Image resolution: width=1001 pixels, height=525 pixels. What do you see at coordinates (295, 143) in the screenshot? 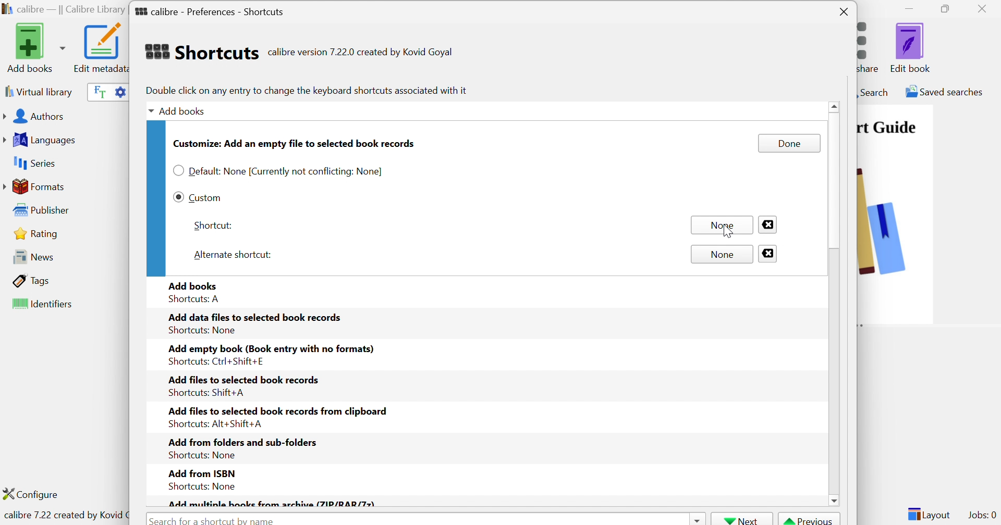
I see `Customize: Add an empty file to selected book records` at bounding box center [295, 143].